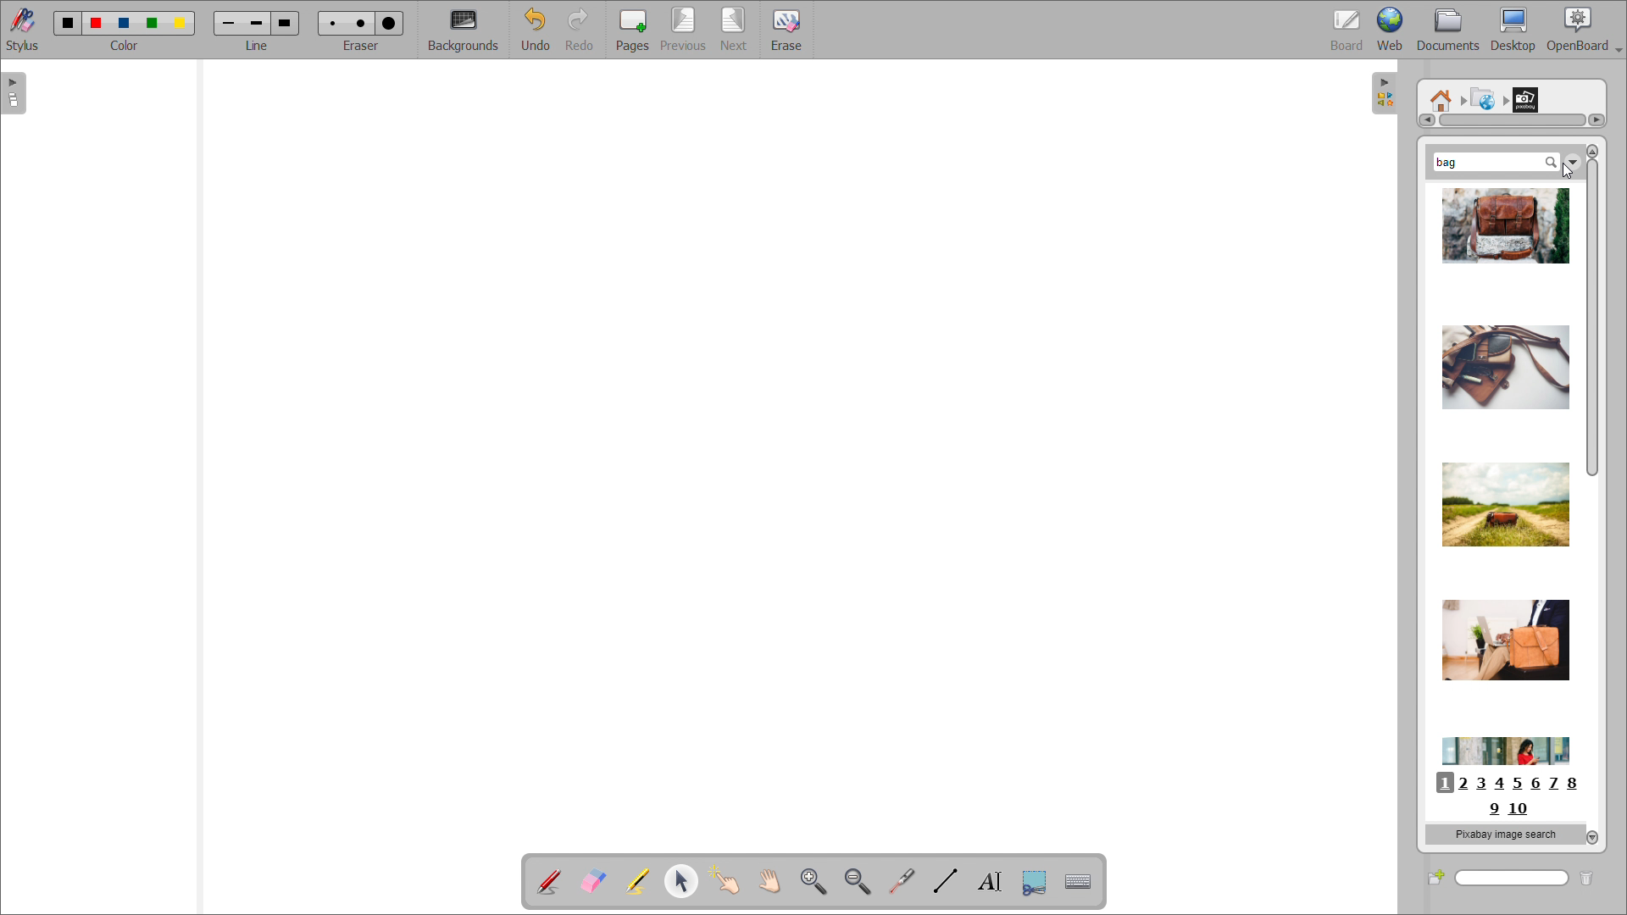  I want to click on add annotation, so click(549, 882).